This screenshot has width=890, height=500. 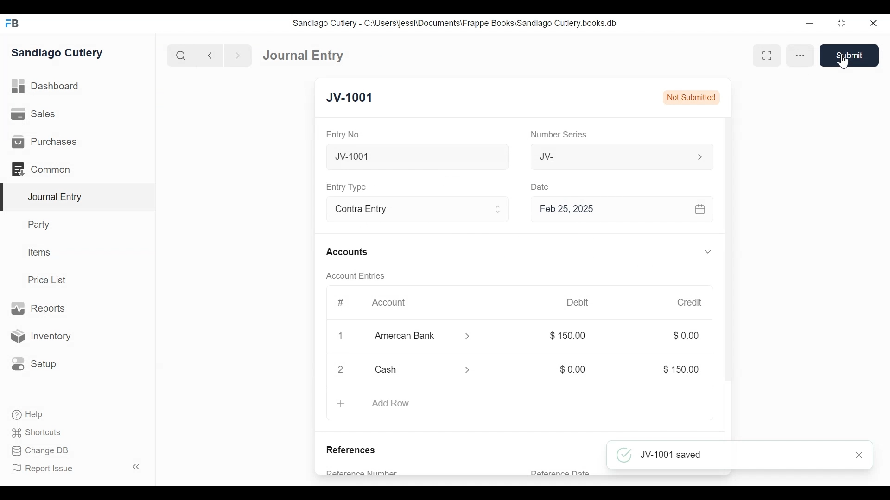 I want to click on Not Submitted, so click(x=691, y=97).